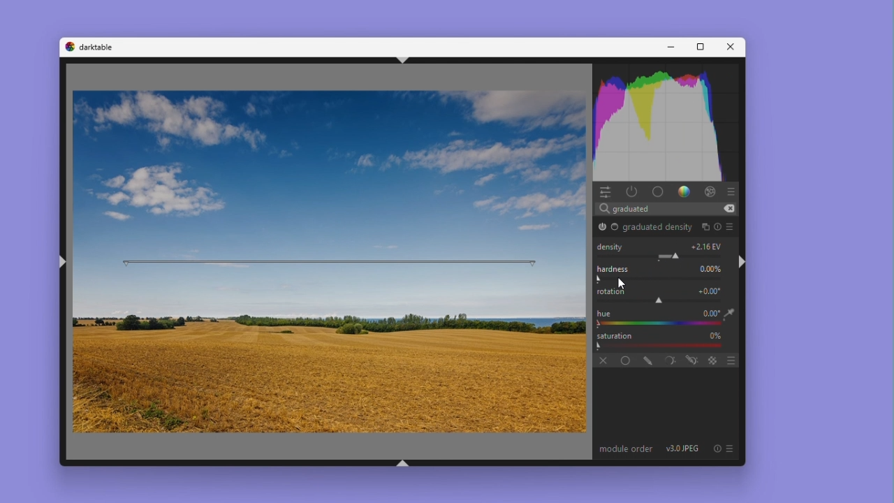  Describe the element at coordinates (404, 465) in the screenshot. I see `shift+ctrl+b` at that location.